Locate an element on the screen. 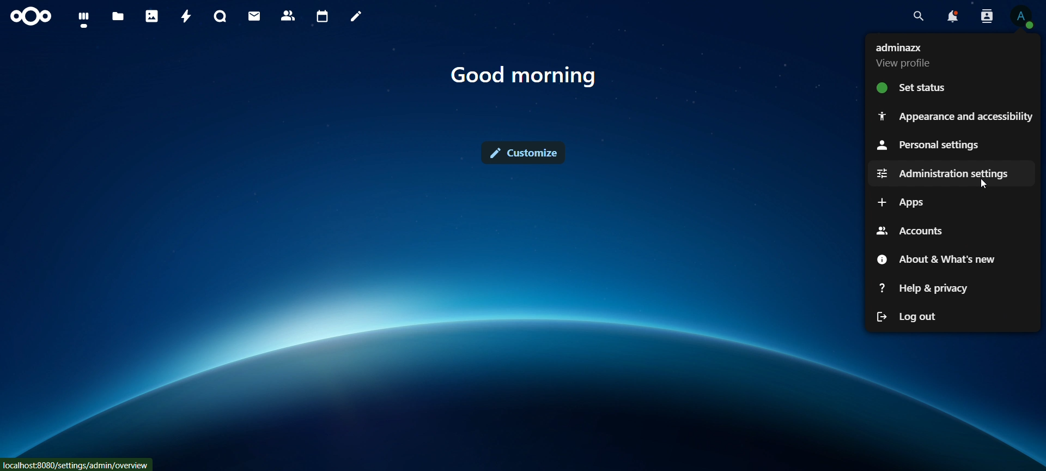 This screenshot has width=1046, height=471. personal settings is located at coordinates (936, 143).